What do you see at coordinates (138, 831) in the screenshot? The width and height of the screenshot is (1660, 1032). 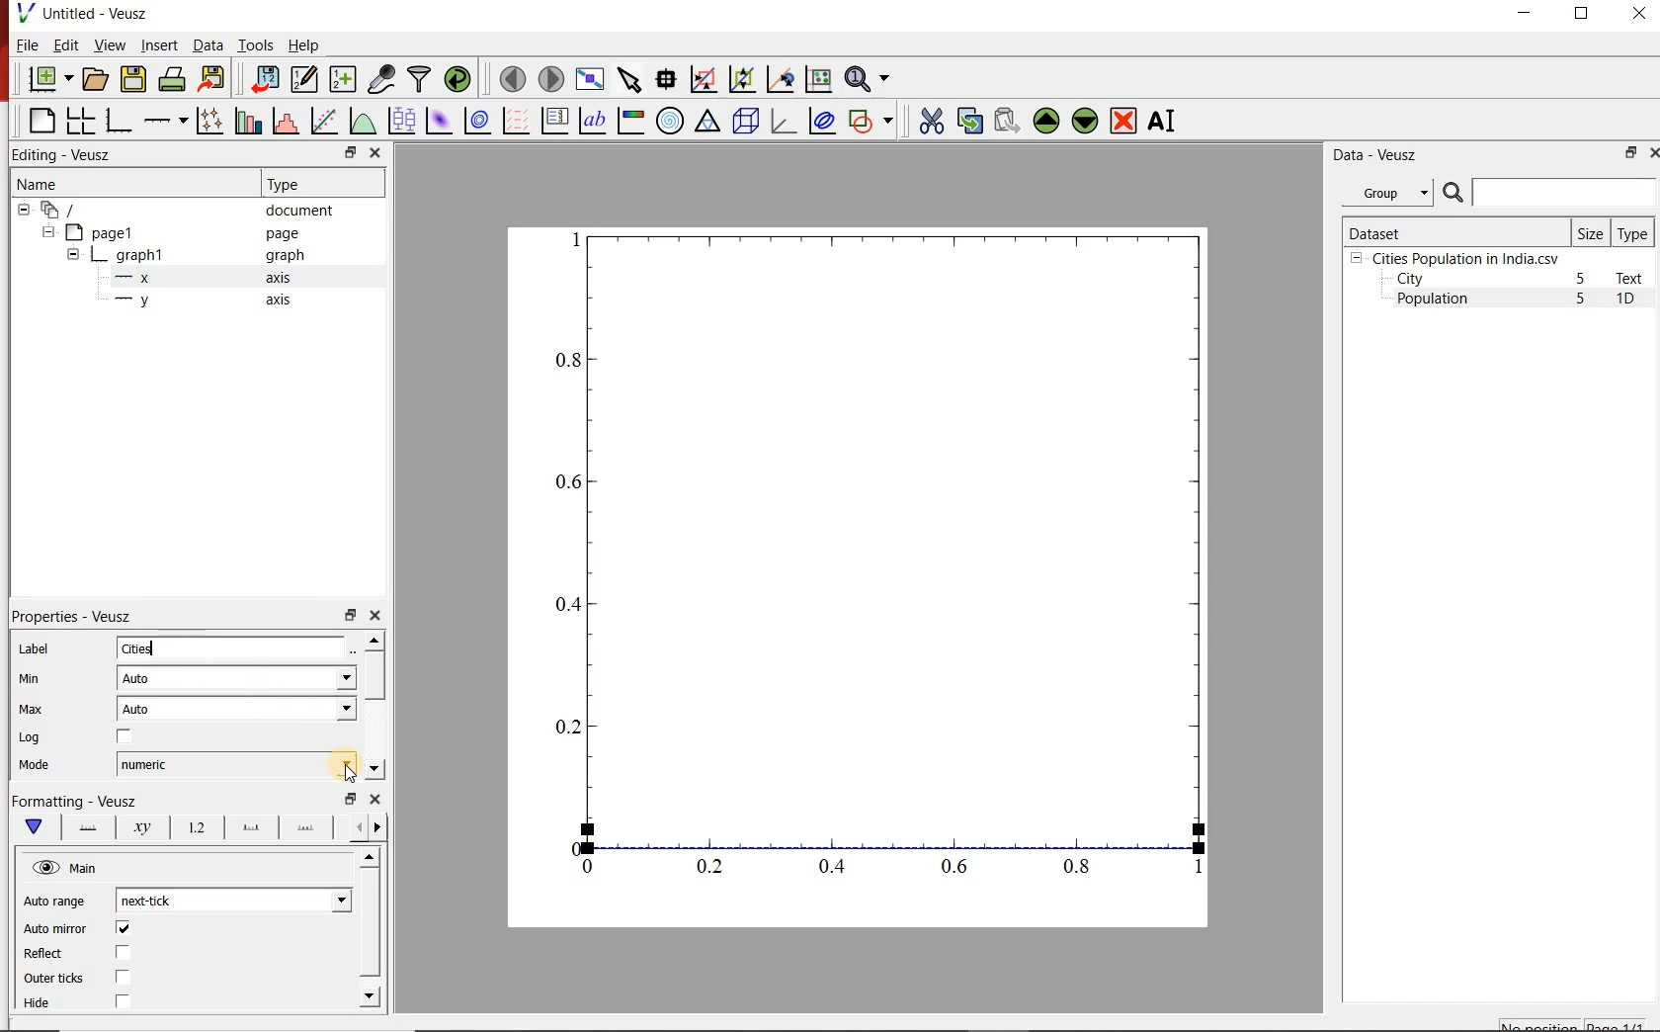 I see `Axis Label` at bounding box center [138, 831].